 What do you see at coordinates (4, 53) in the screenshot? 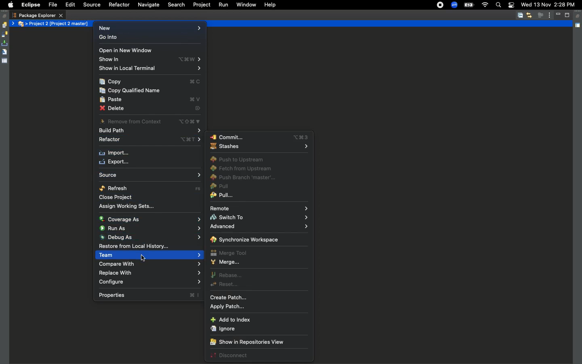
I see `Git reflog` at bounding box center [4, 53].